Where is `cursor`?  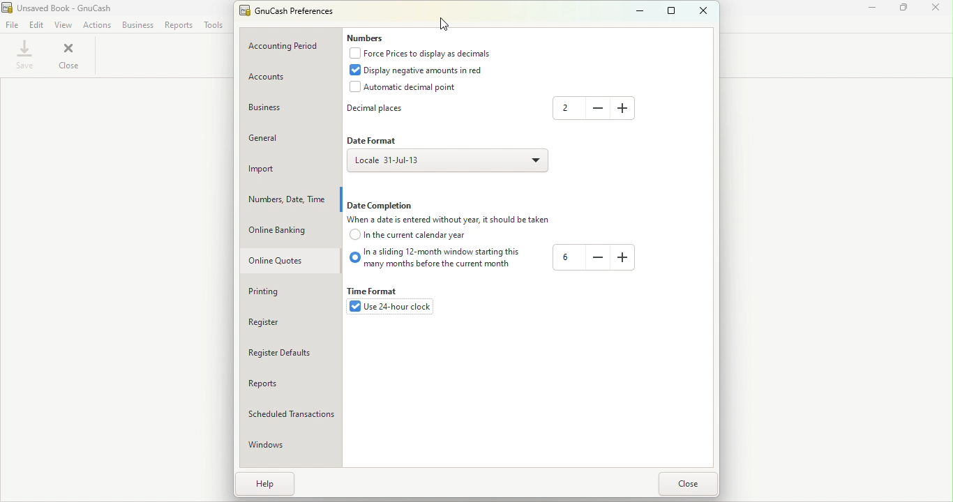 cursor is located at coordinates (443, 21).